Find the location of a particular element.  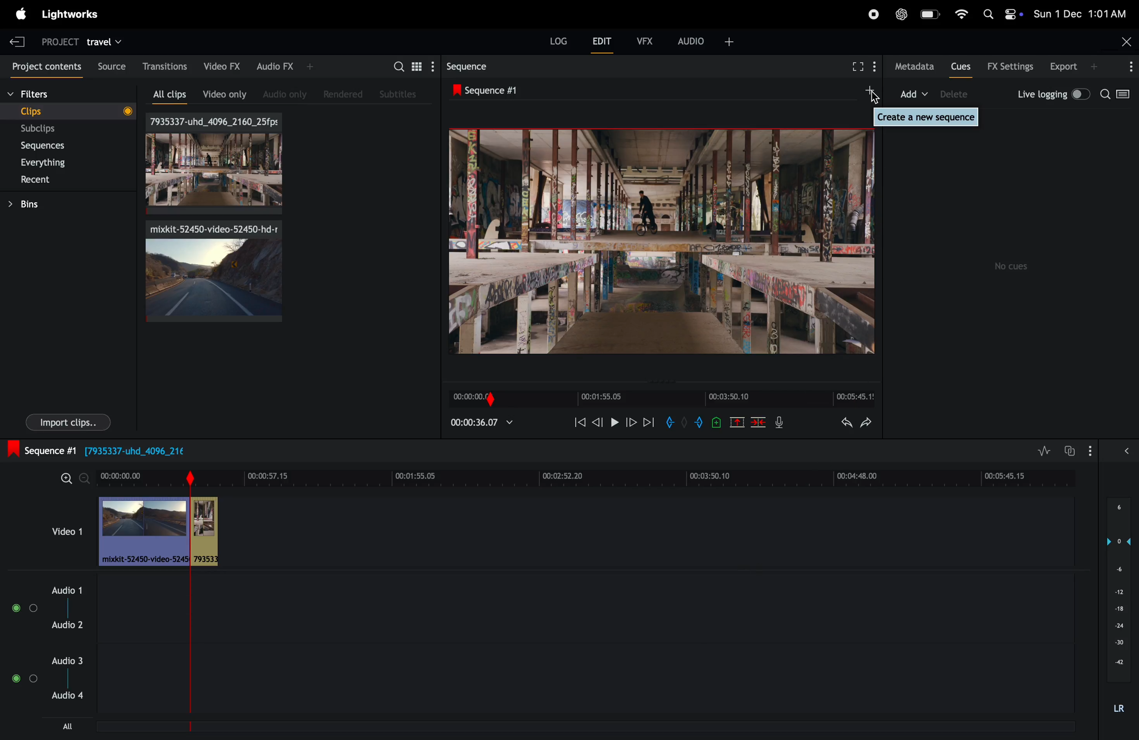

live logging is located at coordinates (1054, 95).